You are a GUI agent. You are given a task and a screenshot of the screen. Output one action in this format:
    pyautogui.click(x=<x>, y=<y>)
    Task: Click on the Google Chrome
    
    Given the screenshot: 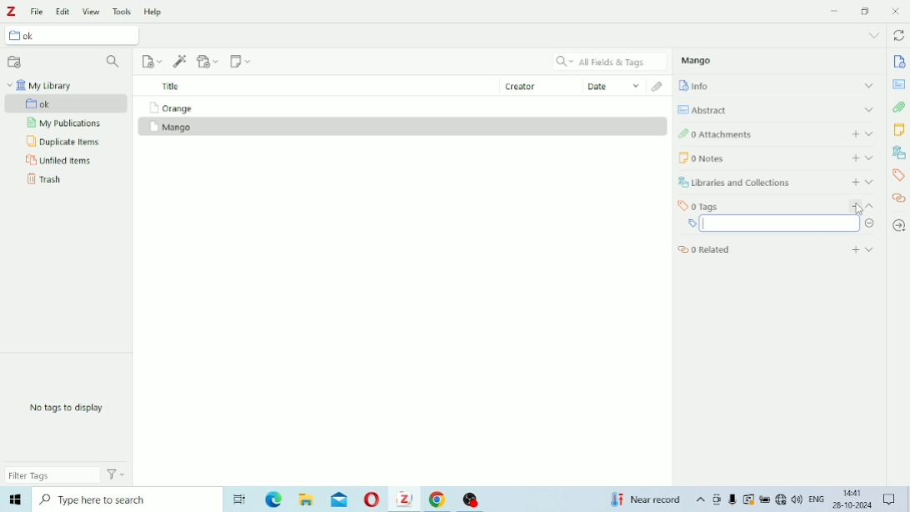 What is the action you would take?
    pyautogui.click(x=438, y=499)
    